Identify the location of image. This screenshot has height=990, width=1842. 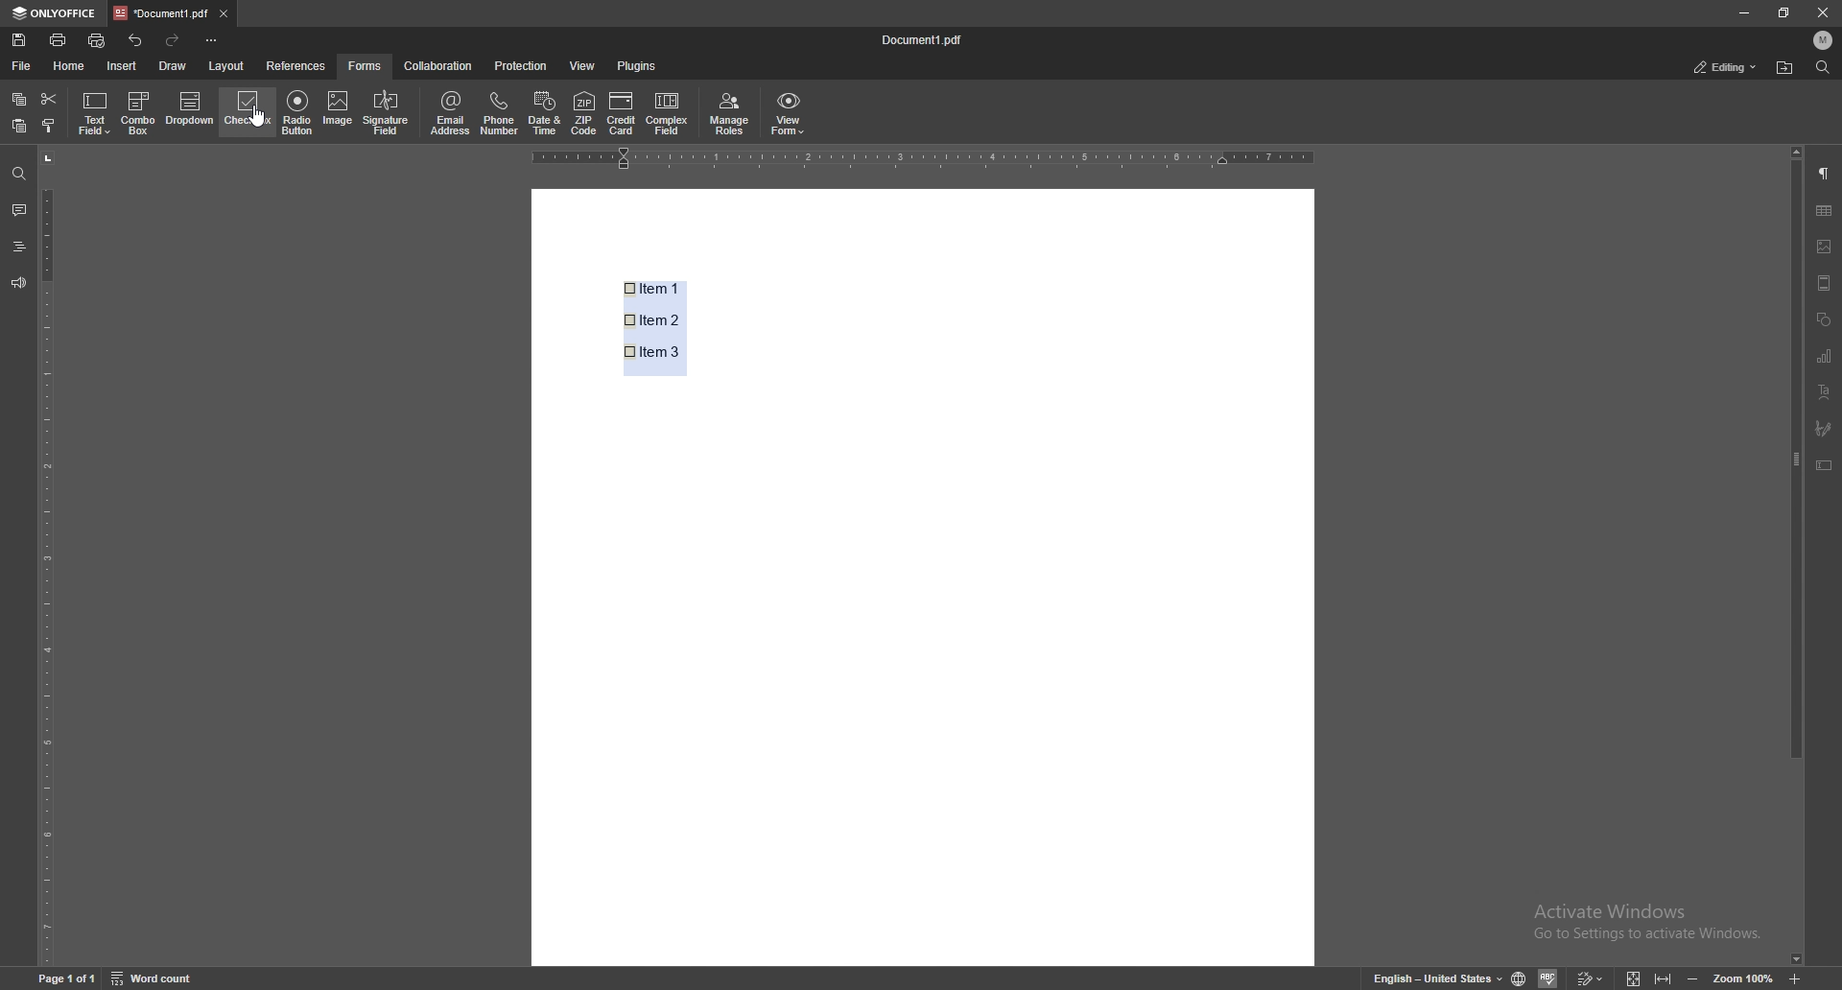
(1826, 247).